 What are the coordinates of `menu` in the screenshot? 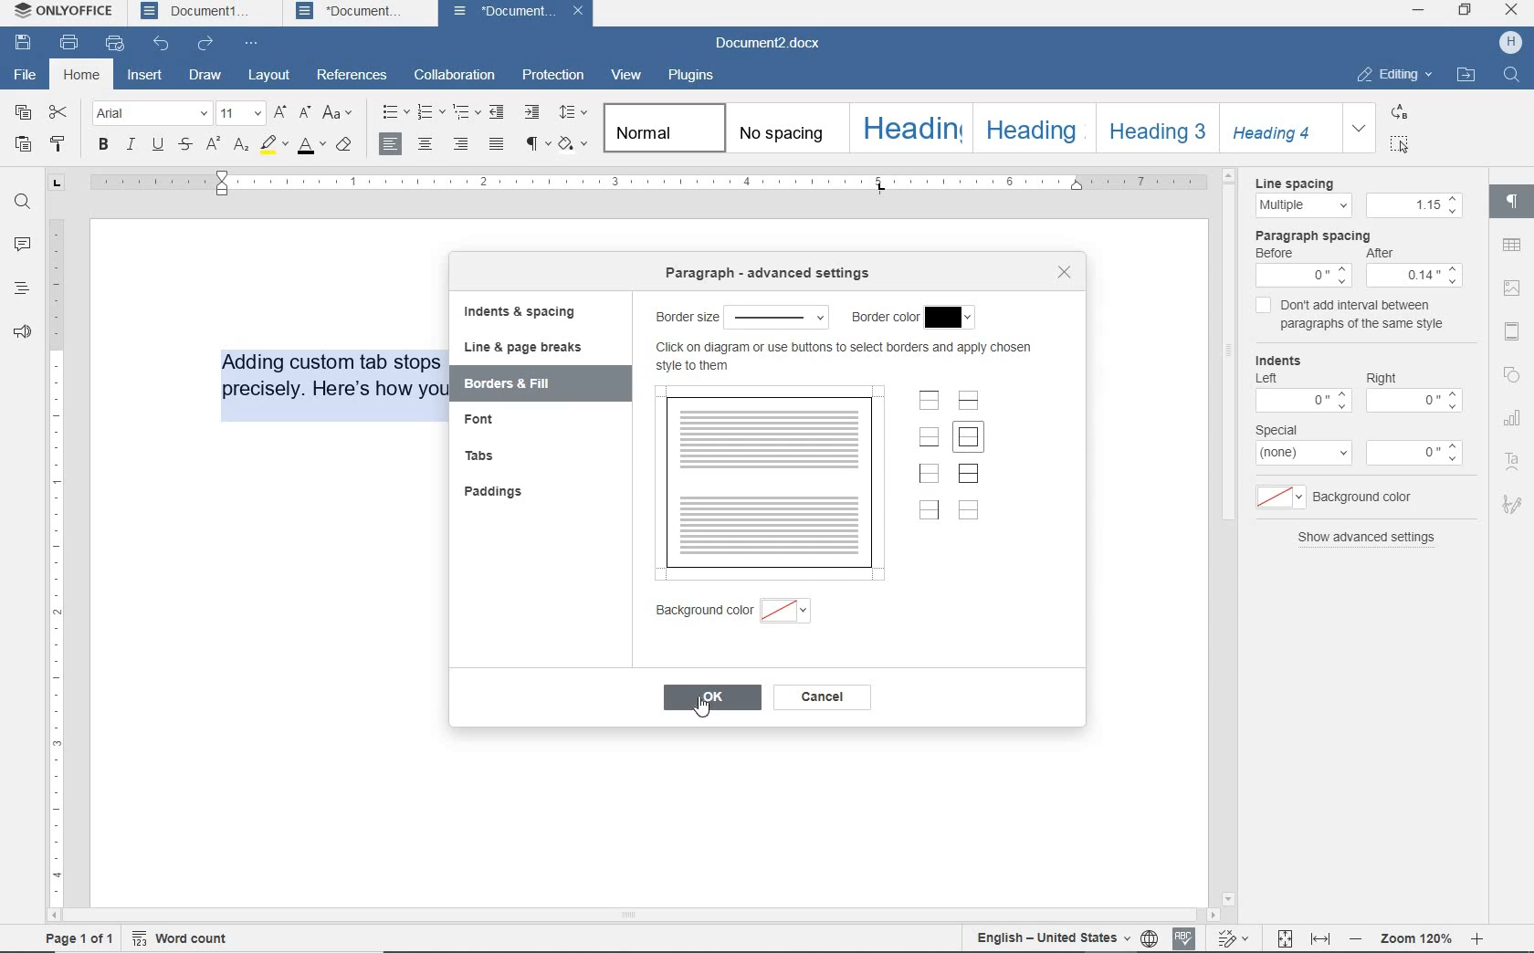 It's located at (1412, 403).